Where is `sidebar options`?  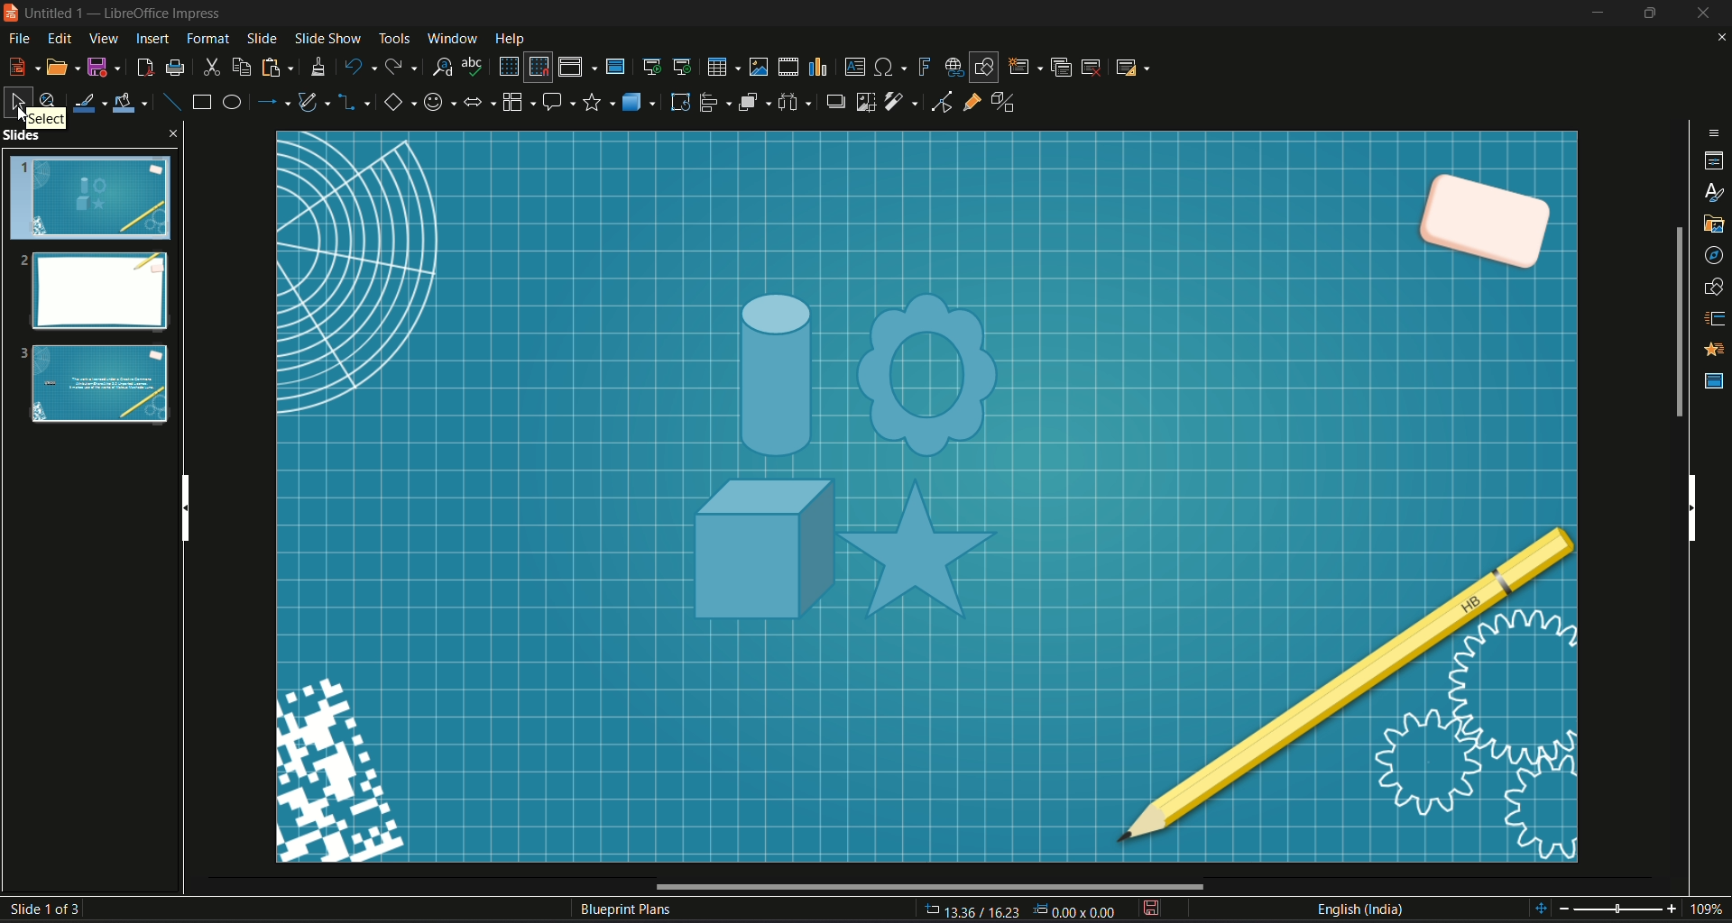
sidebar options is located at coordinates (1715, 132).